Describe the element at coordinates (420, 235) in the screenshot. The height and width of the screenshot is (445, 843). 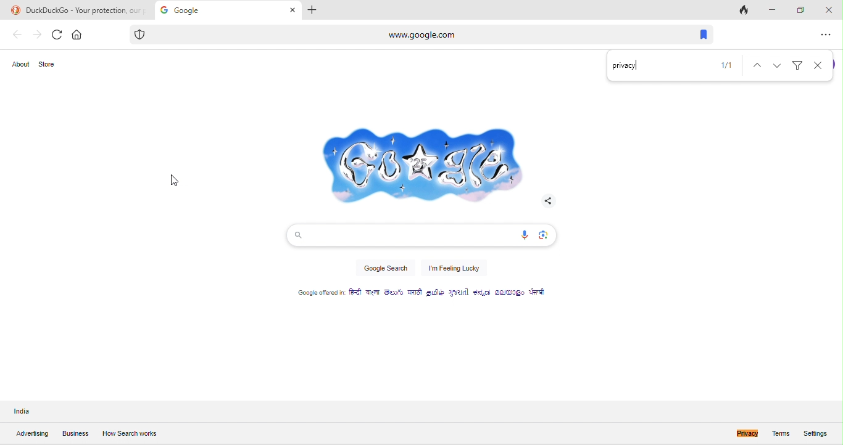
I see `search bar` at that location.